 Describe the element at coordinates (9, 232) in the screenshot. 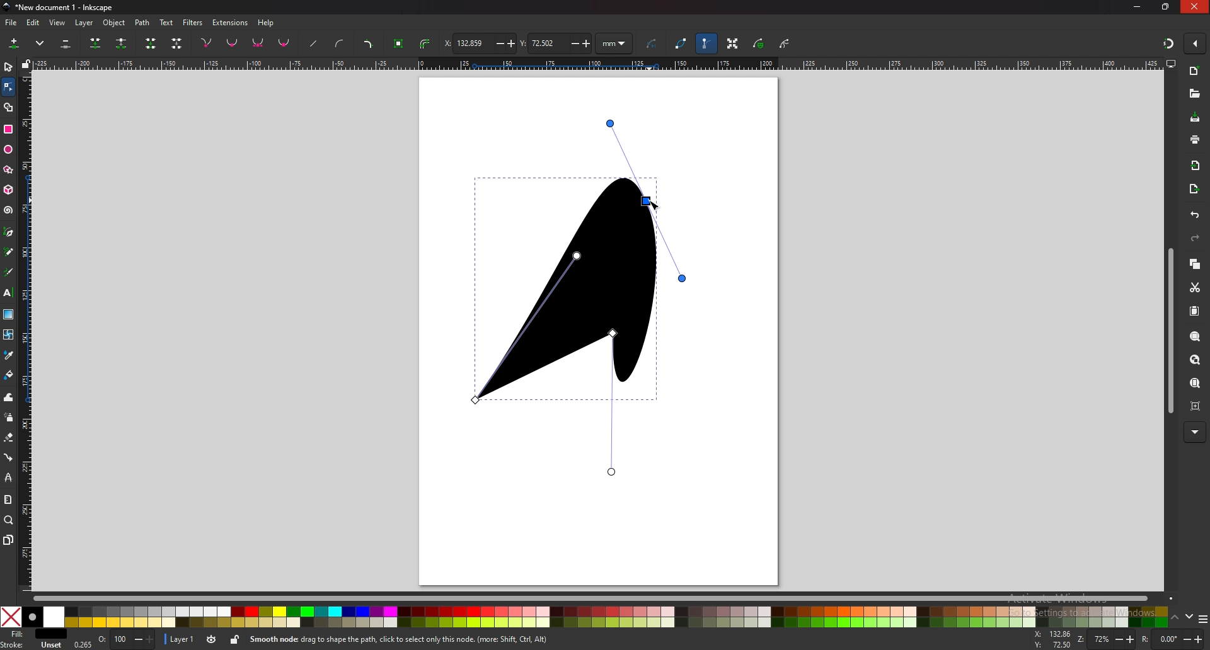

I see `pen` at that location.